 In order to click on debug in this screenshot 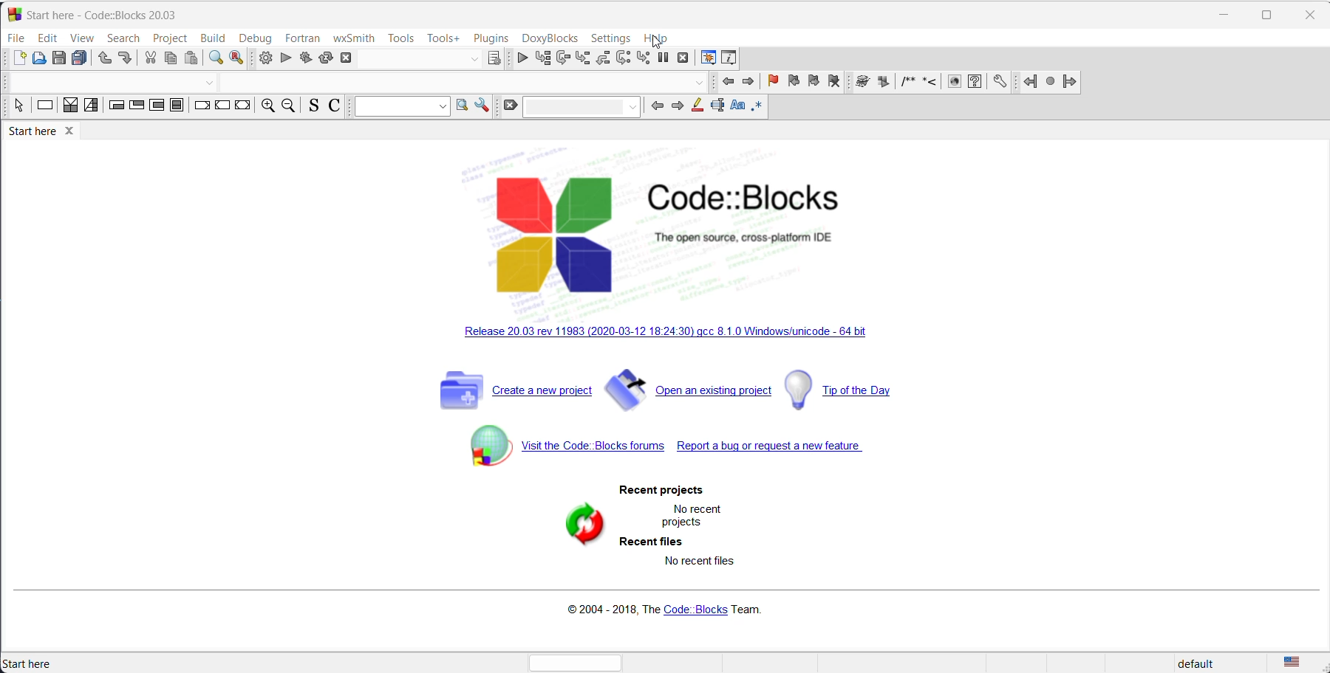, I will do `click(256, 38)`.